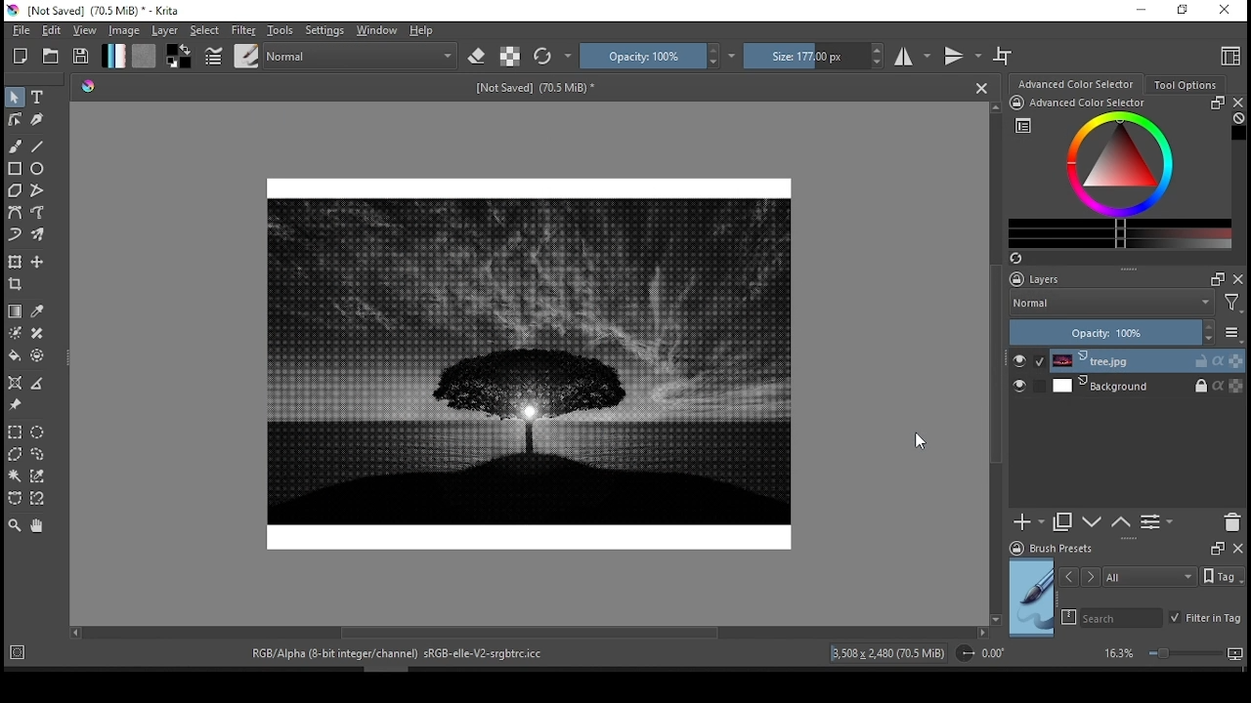 Image resolution: width=1251 pixels, height=703 pixels. What do you see at coordinates (16, 145) in the screenshot?
I see `paint brush tool` at bounding box center [16, 145].